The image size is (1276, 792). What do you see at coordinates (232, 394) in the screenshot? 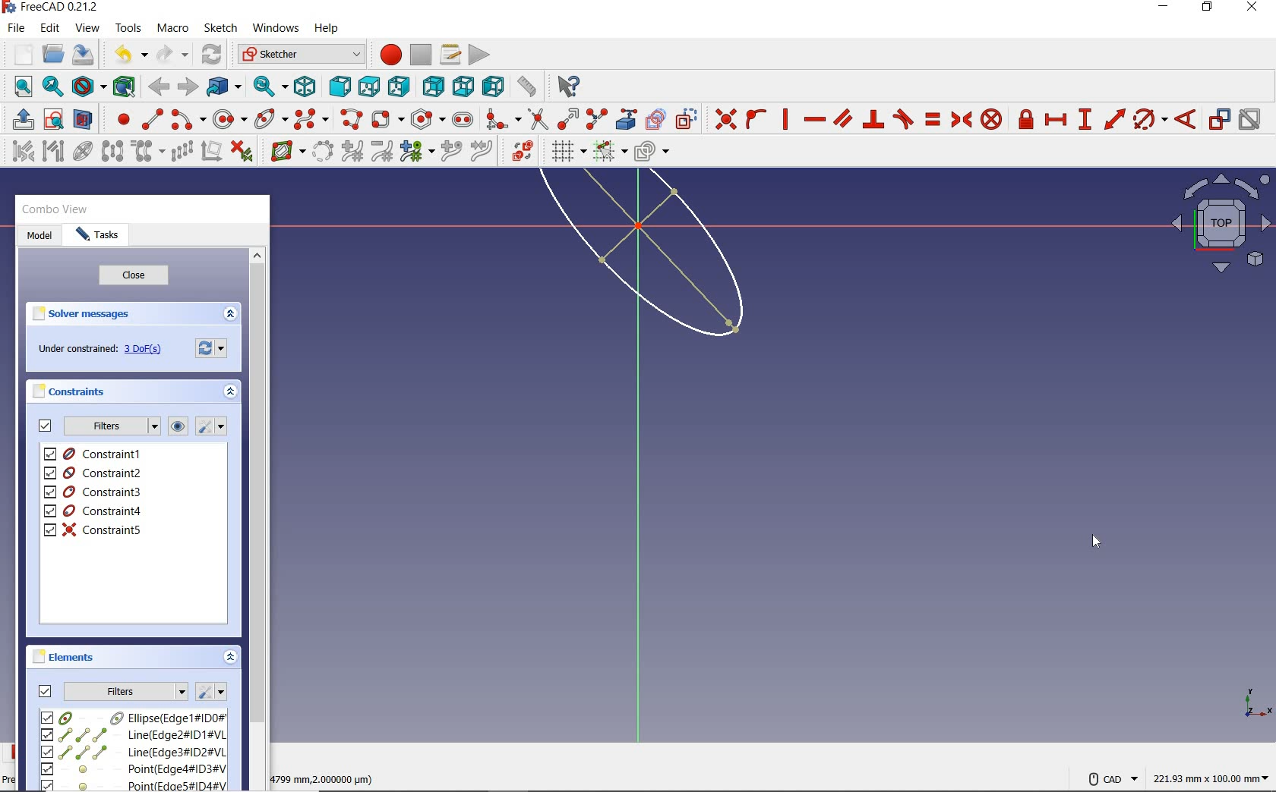
I see `collapse` at bounding box center [232, 394].